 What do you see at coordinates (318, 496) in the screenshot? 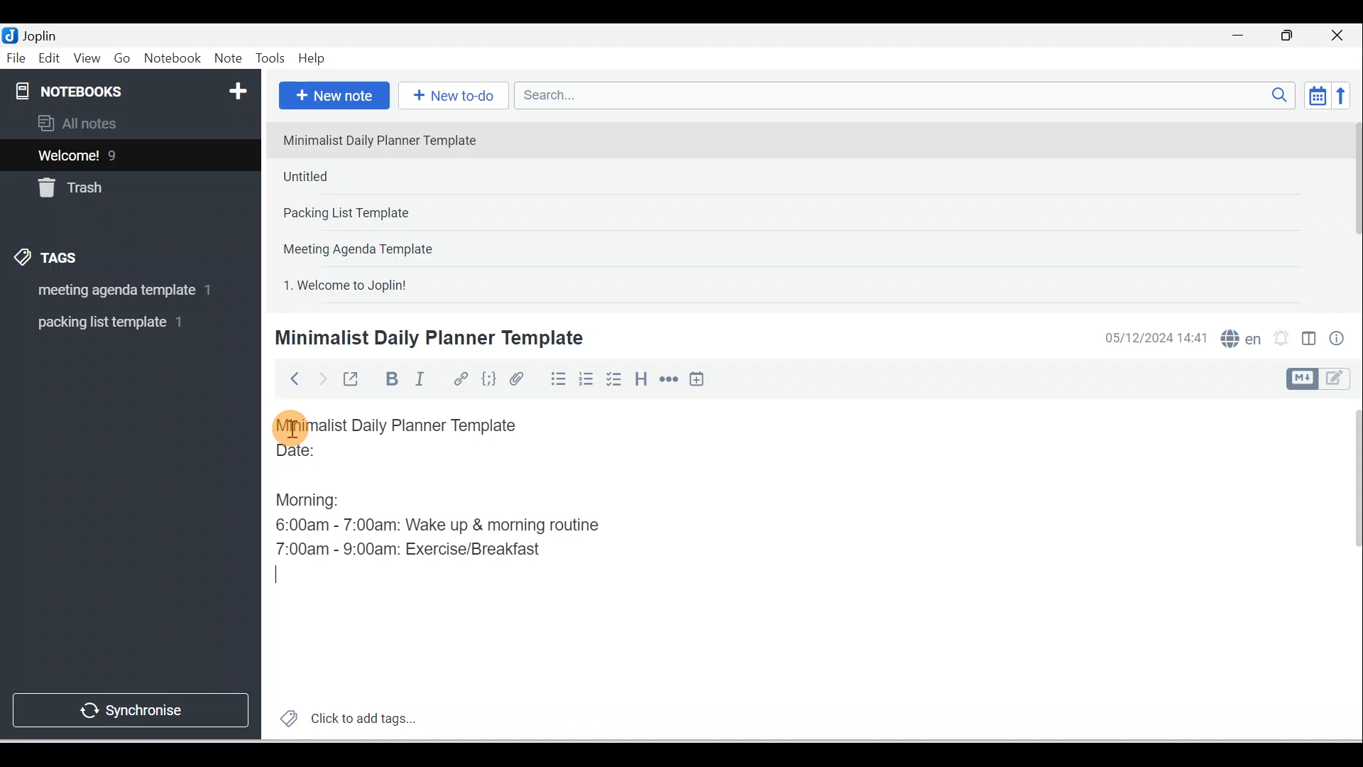
I see `Morning:` at bounding box center [318, 496].